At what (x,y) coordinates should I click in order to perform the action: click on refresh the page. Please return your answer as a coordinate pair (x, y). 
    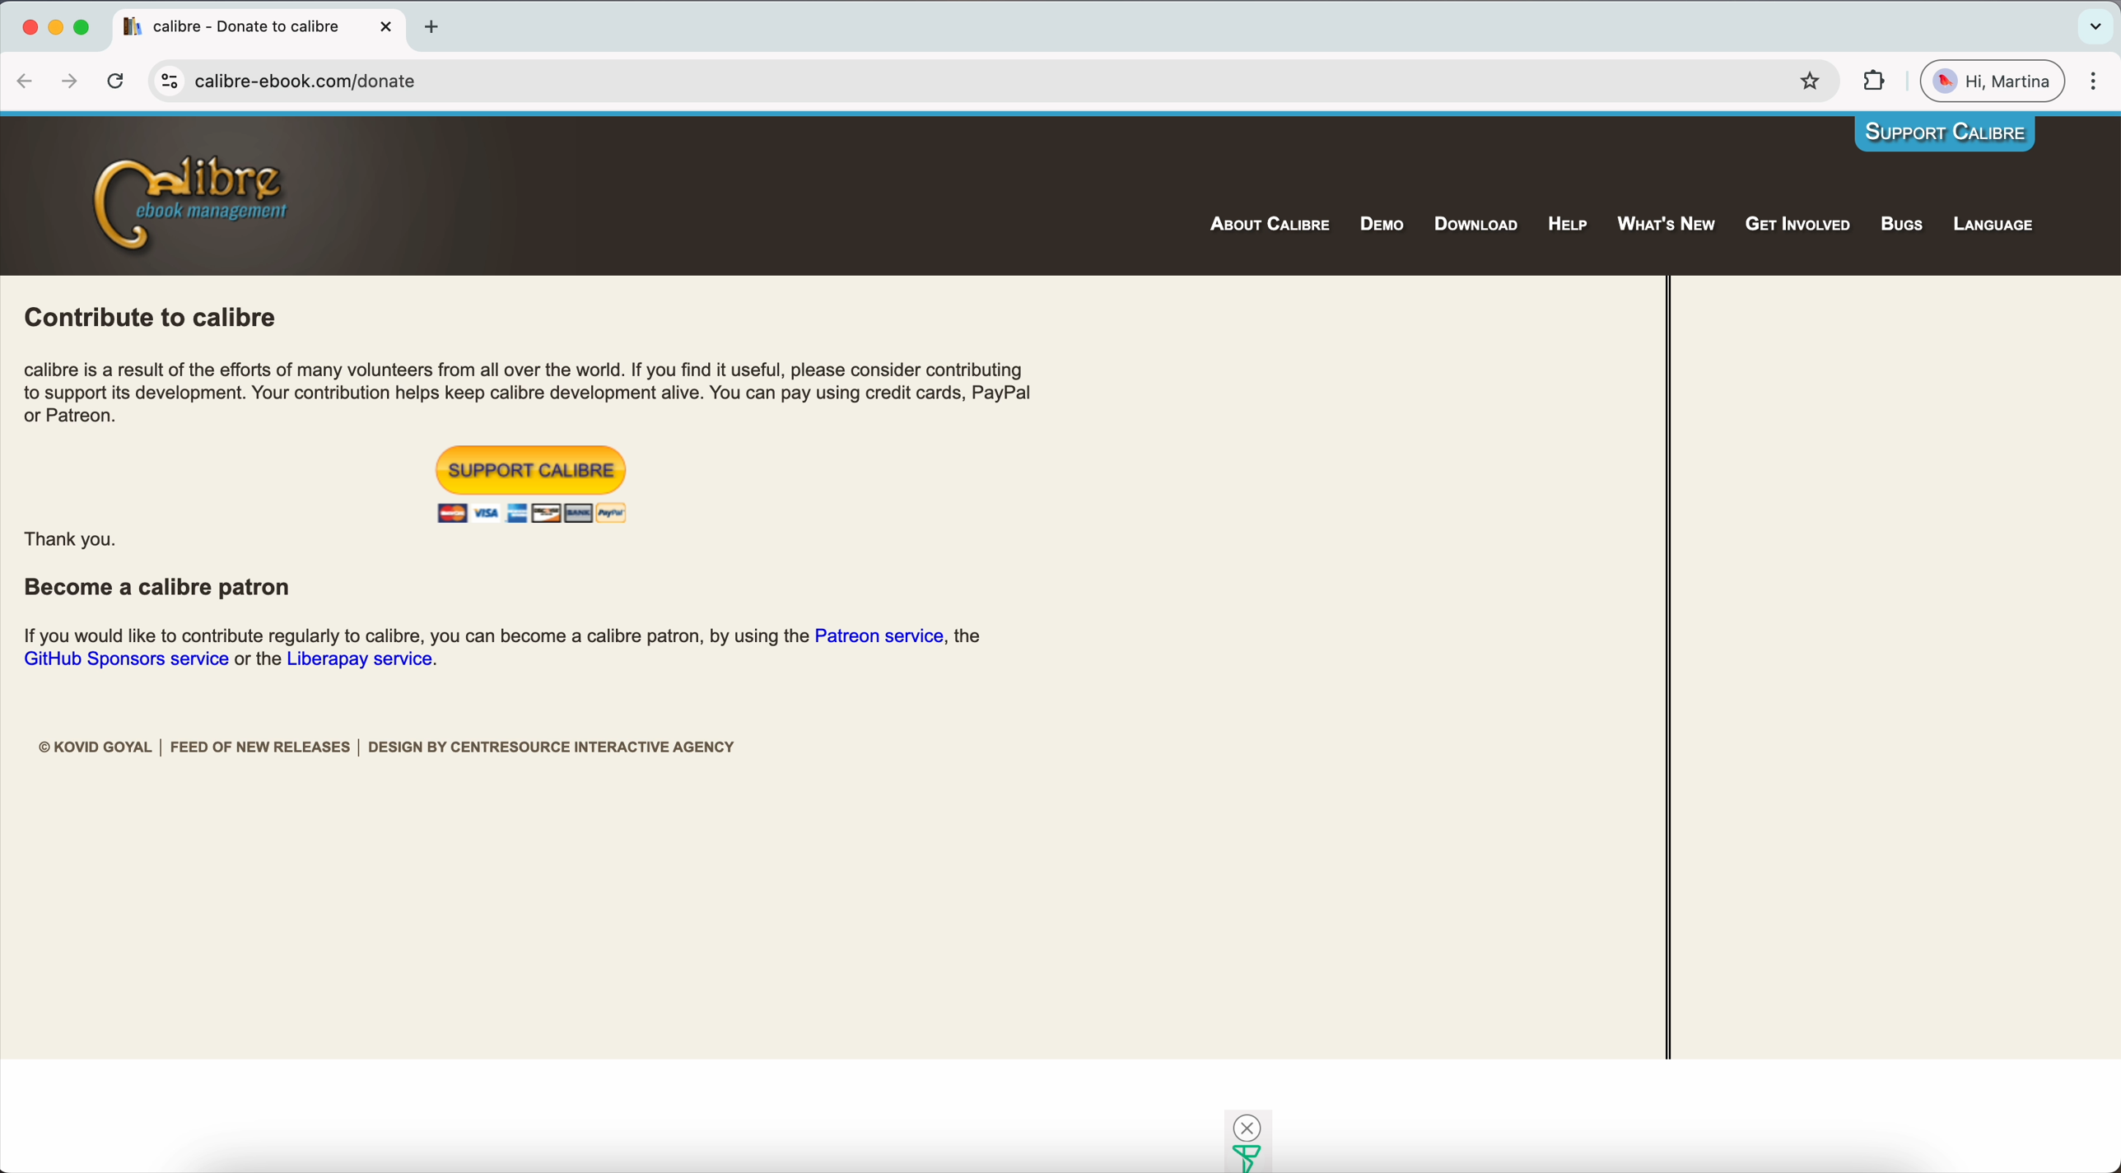
    Looking at the image, I should click on (115, 81).